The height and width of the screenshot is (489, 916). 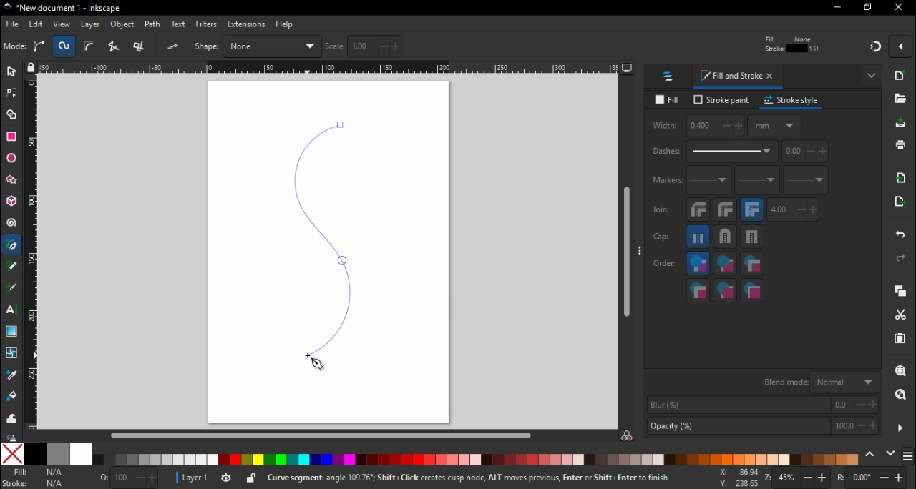 What do you see at coordinates (726, 292) in the screenshot?
I see `stroke markers, fill` at bounding box center [726, 292].